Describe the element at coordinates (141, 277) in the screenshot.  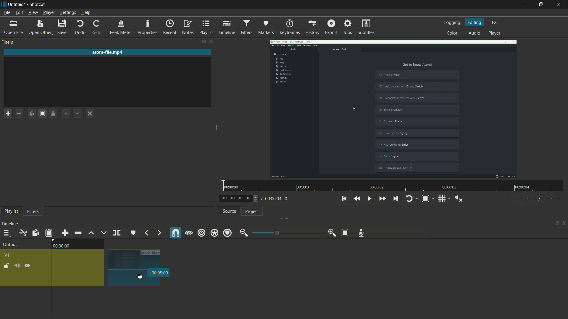
I see `cursor` at that location.